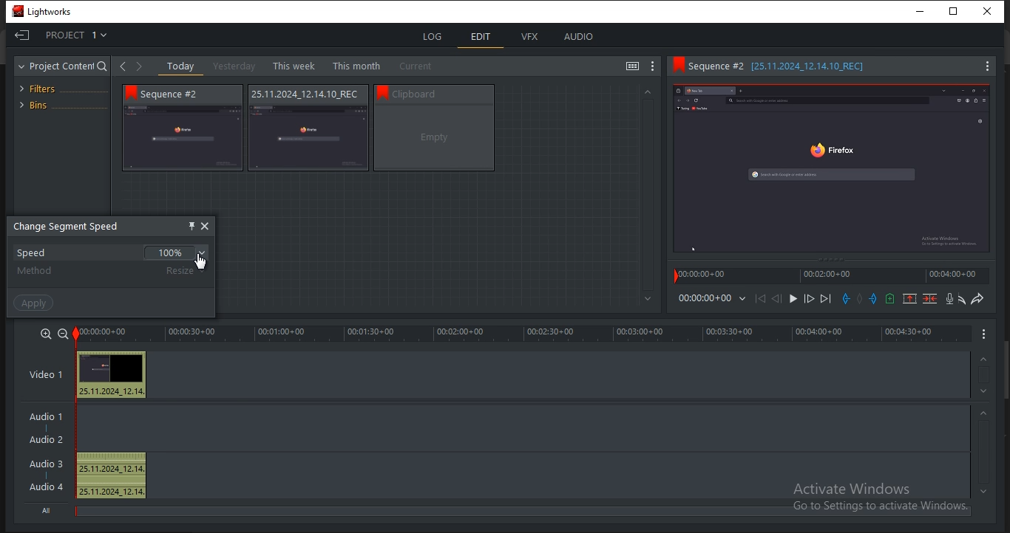  What do you see at coordinates (44, 87) in the screenshot?
I see `filters` at bounding box center [44, 87].